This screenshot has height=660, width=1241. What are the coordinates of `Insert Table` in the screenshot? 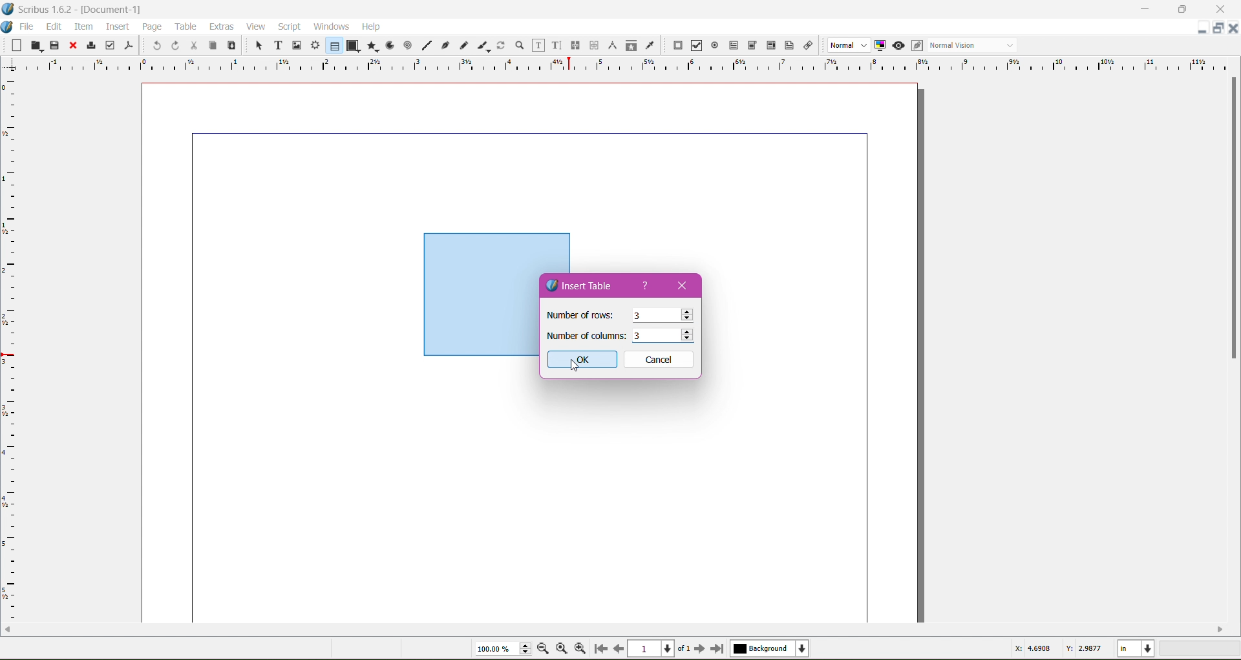 It's located at (586, 285).